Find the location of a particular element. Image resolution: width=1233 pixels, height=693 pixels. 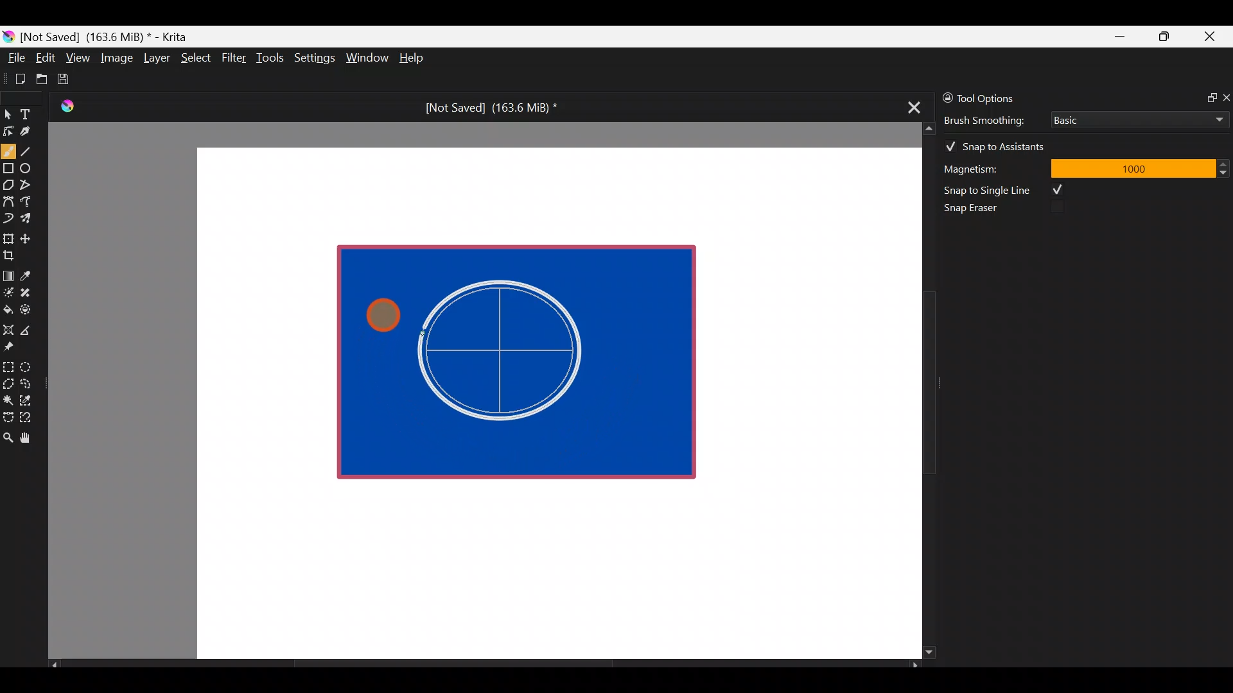

Rectangular selection tool is located at coordinates (11, 364).